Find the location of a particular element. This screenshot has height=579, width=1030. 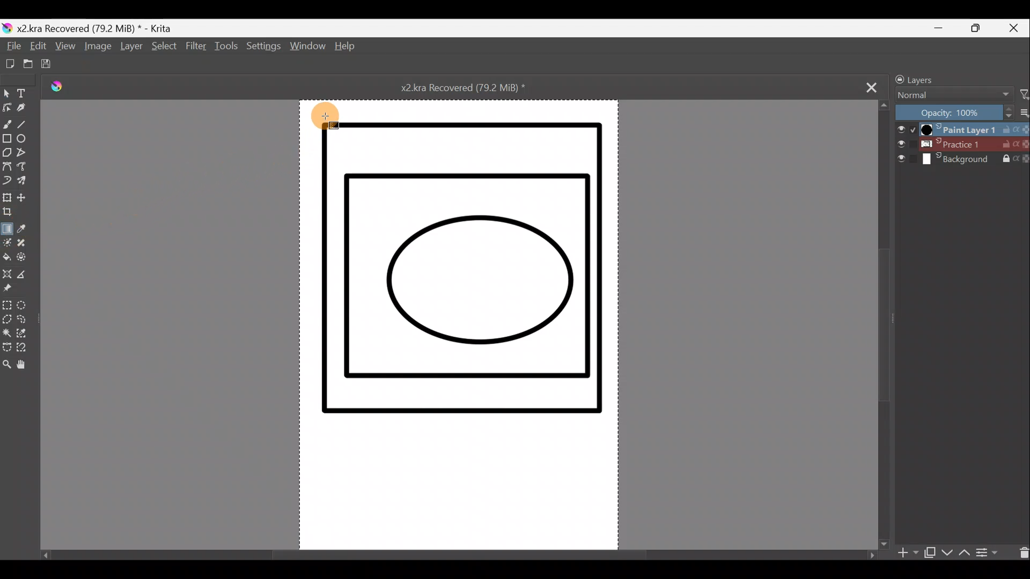

Assistant tool is located at coordinates (7, 276).